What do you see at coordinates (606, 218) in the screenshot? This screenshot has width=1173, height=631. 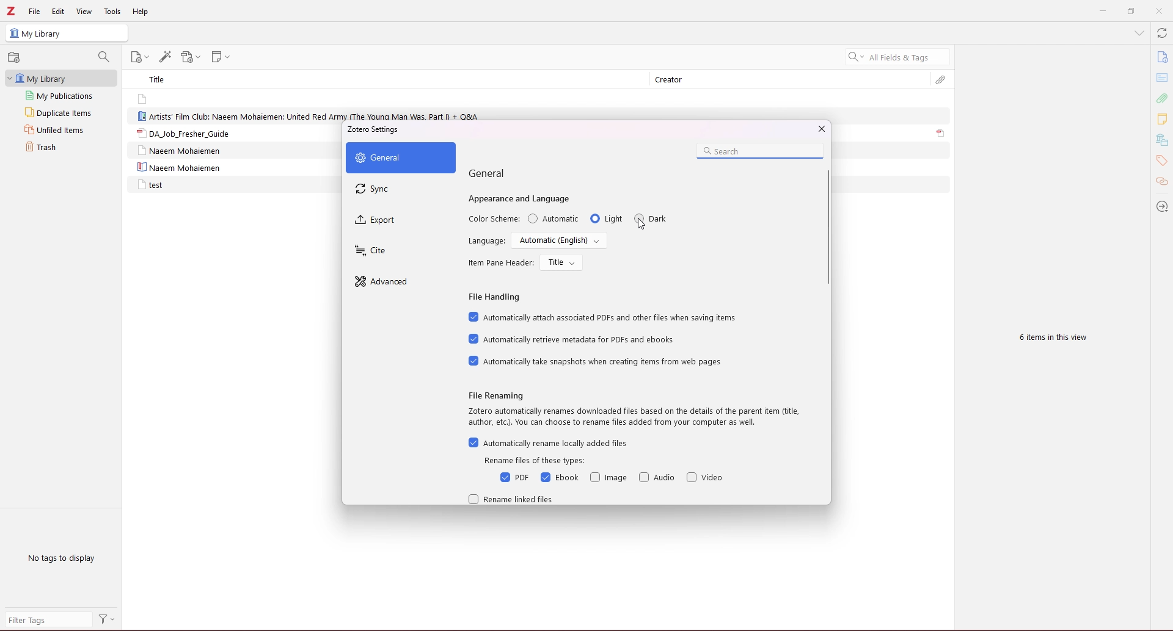 I see `light` at bounding box center [606, 218].